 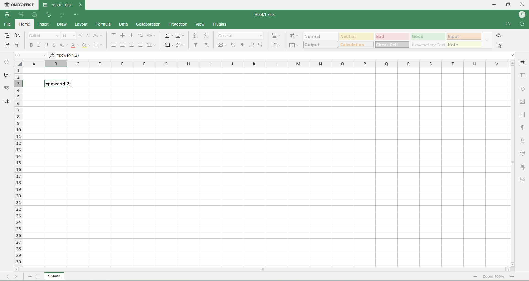 What do you see at coordinates (276, 44) in the screenshot?
I see `delete cells` at bounding box center [276, 44].